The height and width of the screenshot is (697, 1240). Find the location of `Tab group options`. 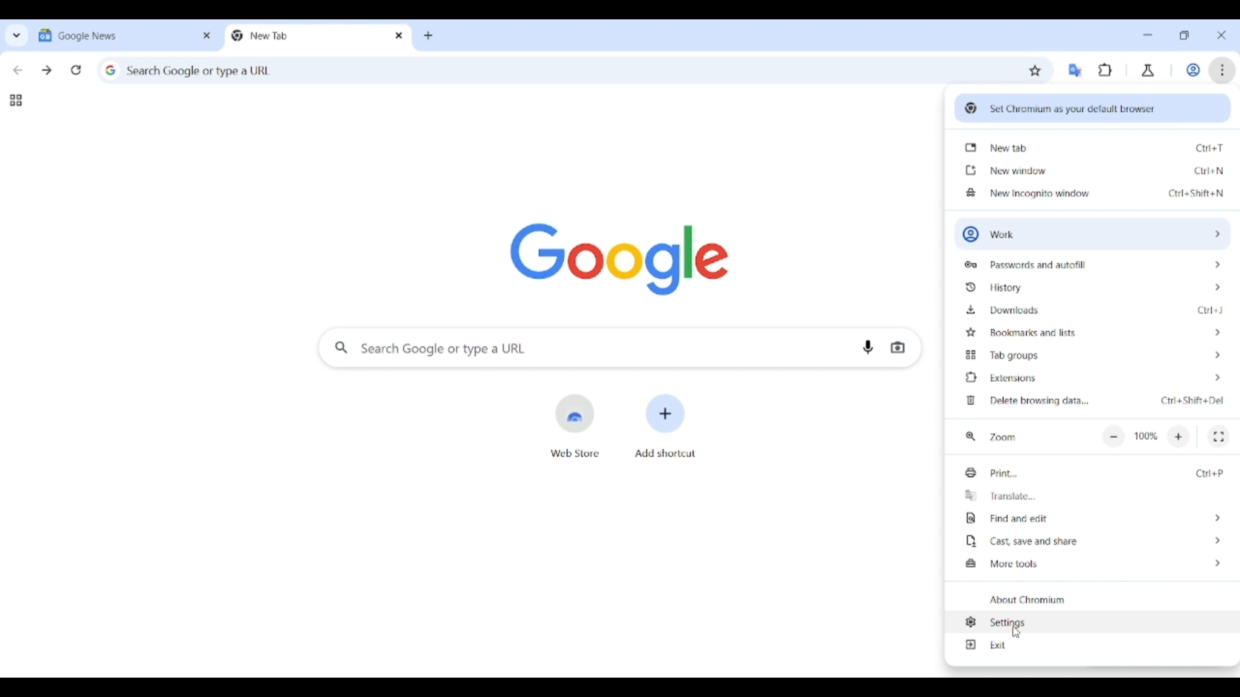

Tab group options is located at coordinates (1094, 354).